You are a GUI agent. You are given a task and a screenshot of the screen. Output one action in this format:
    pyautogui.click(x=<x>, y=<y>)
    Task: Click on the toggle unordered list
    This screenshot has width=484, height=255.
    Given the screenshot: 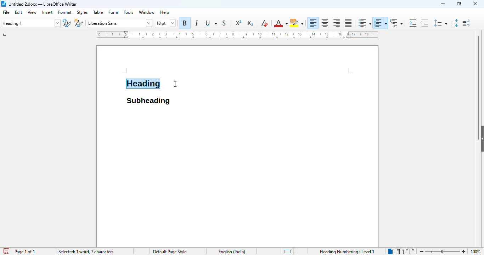 What is the action you would take?
    pyautogui.click(x=364, y=23)
    